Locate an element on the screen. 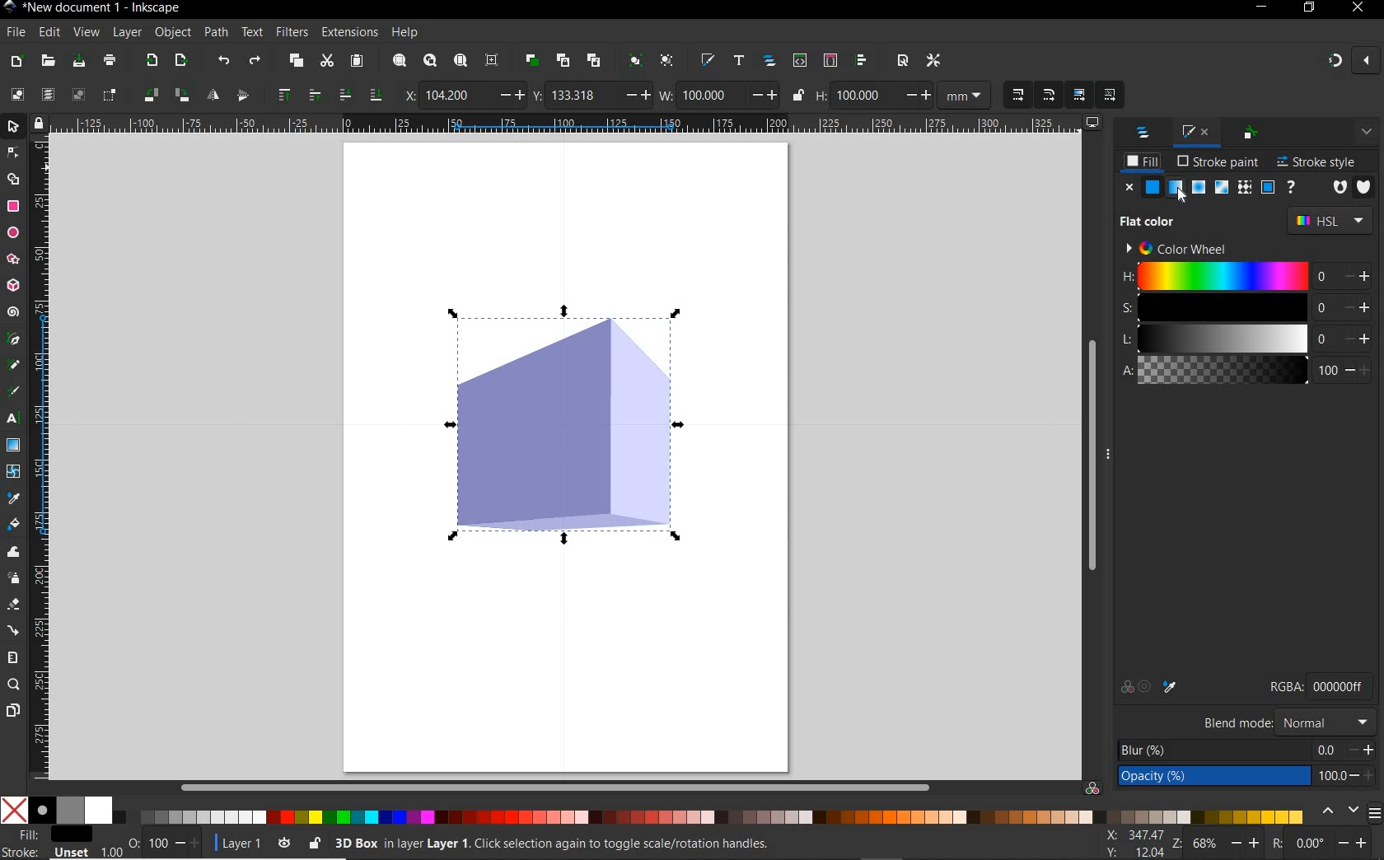 The width and height of the screenshot is (1384, 860). RECTANGLE TOOL is located at coordinates (13, 207).